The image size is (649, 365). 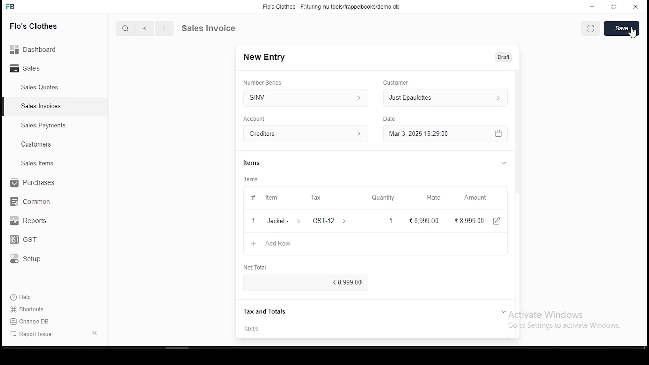 I want to click on SQUOT-1001, so click(x=274, y=55).